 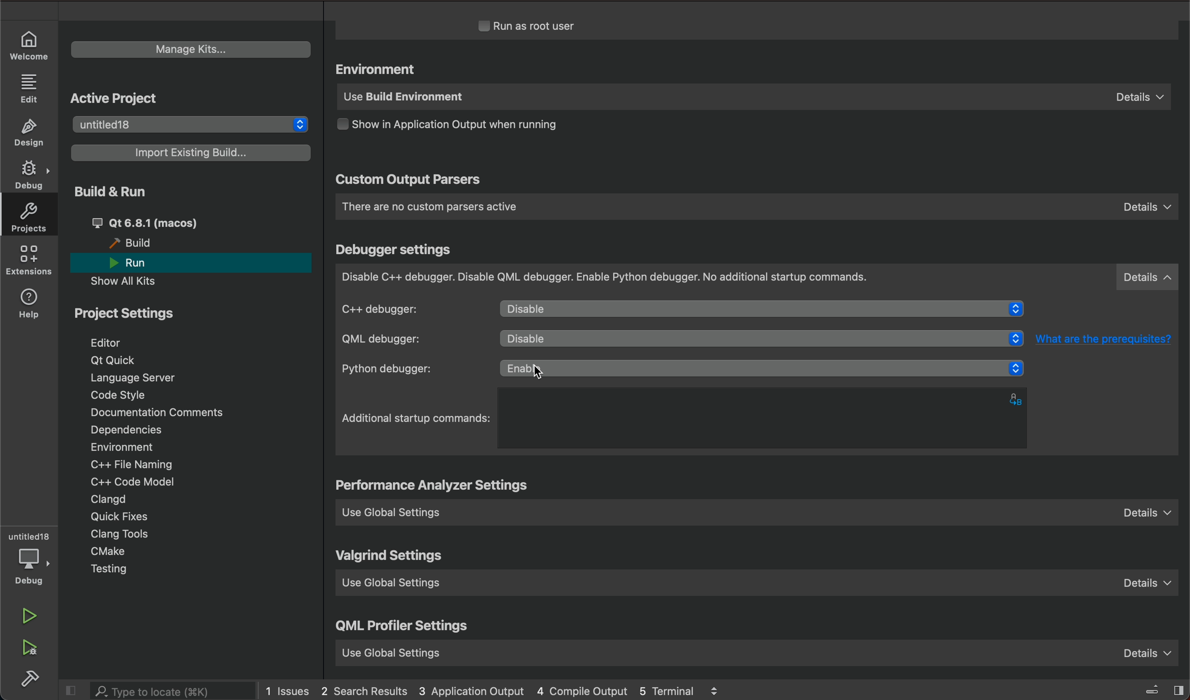 I want to click on use build , so click(x=751, y=98).